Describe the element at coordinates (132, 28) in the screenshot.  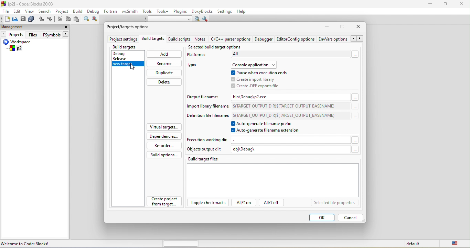
I see `project/target option` at that location.